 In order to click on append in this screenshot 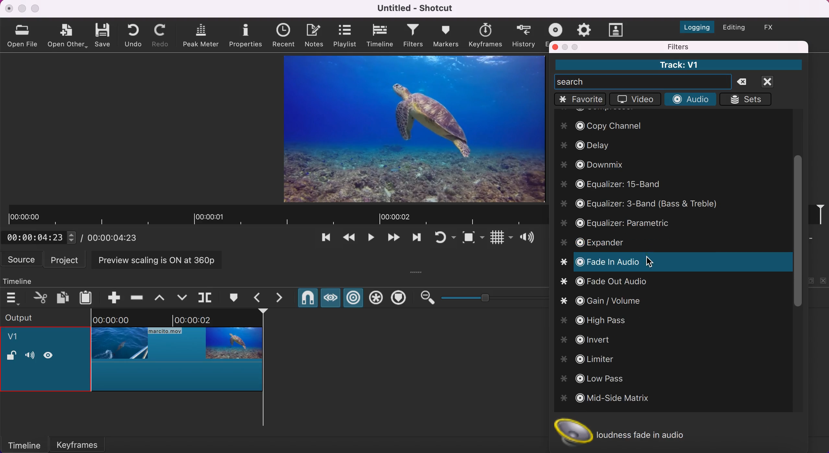, I will do `click(109, 296)`.